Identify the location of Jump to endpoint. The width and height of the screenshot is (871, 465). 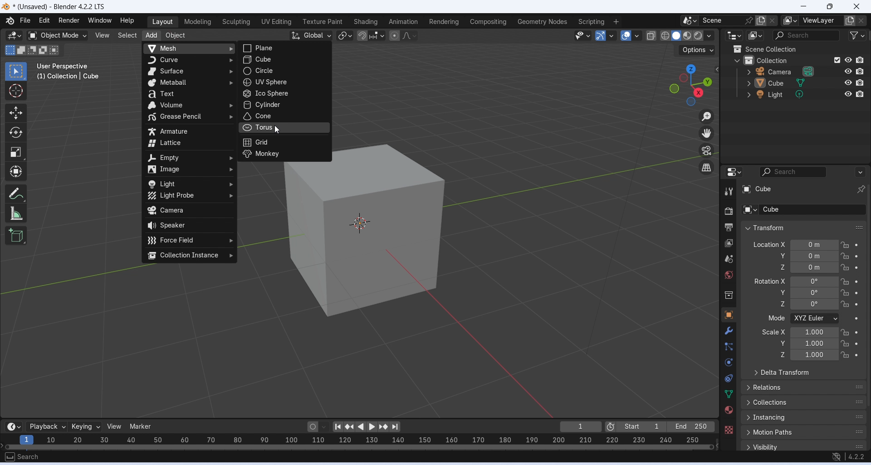
(336, 426).